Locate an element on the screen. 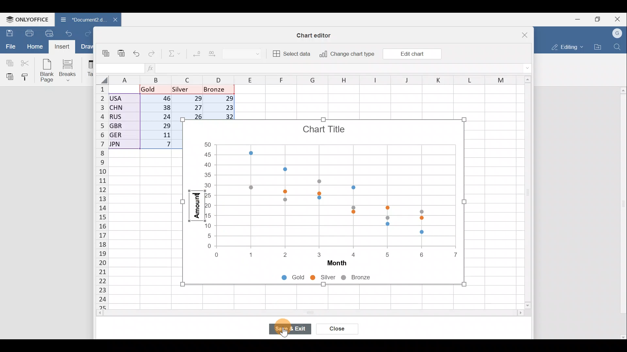 The image size is (627, 352). Print file is located at coordinates (28, 33).